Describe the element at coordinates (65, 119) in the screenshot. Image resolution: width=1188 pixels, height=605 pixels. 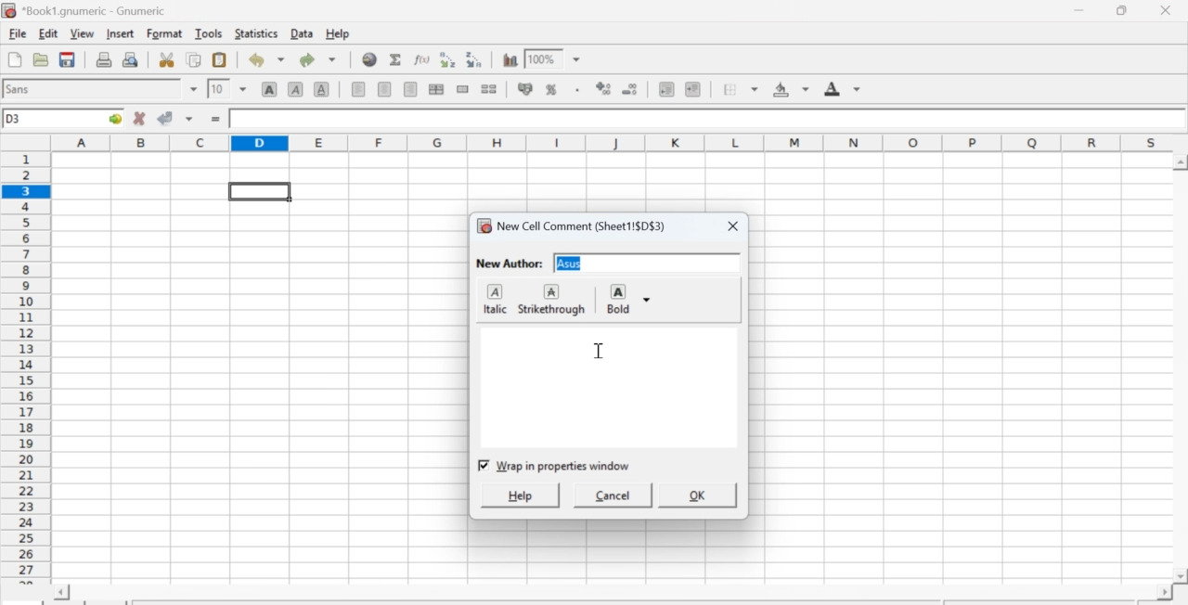
I see `Active cell` at that location.